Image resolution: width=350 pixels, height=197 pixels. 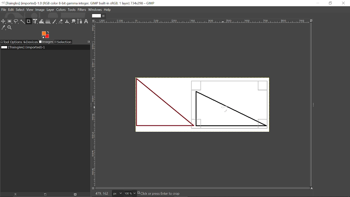 I want to click on Text tool, so click(x=86, y=22).